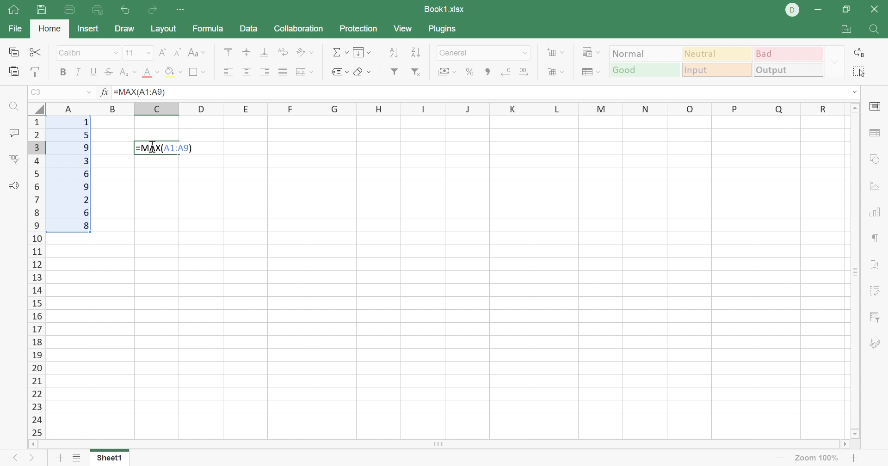  What do you see at coordinates (446, 9) in the screenshot?
I see `Book1.xlsx` at bounding box center [446, 9].